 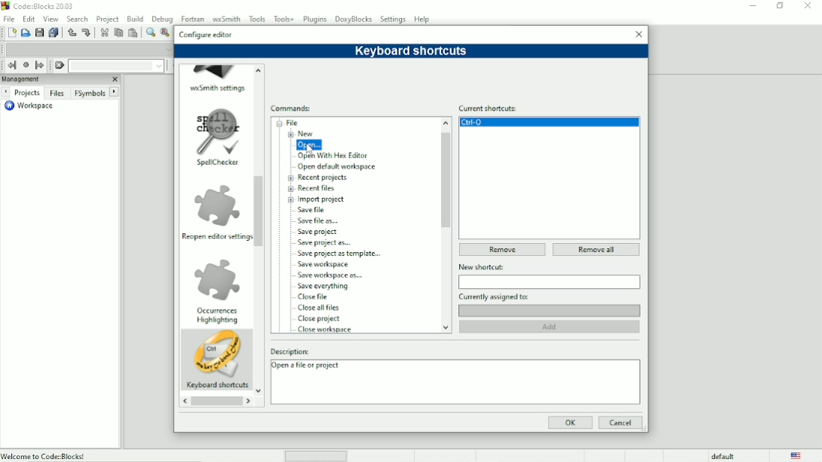 I want to click on Next, so click(x=5, y=93).